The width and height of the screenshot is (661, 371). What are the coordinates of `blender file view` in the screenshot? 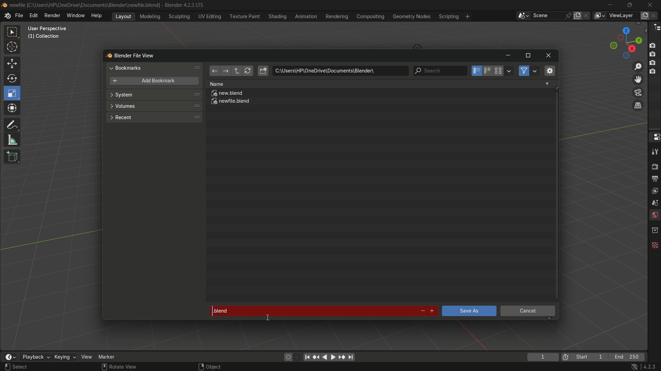 It's located at (135, 55).